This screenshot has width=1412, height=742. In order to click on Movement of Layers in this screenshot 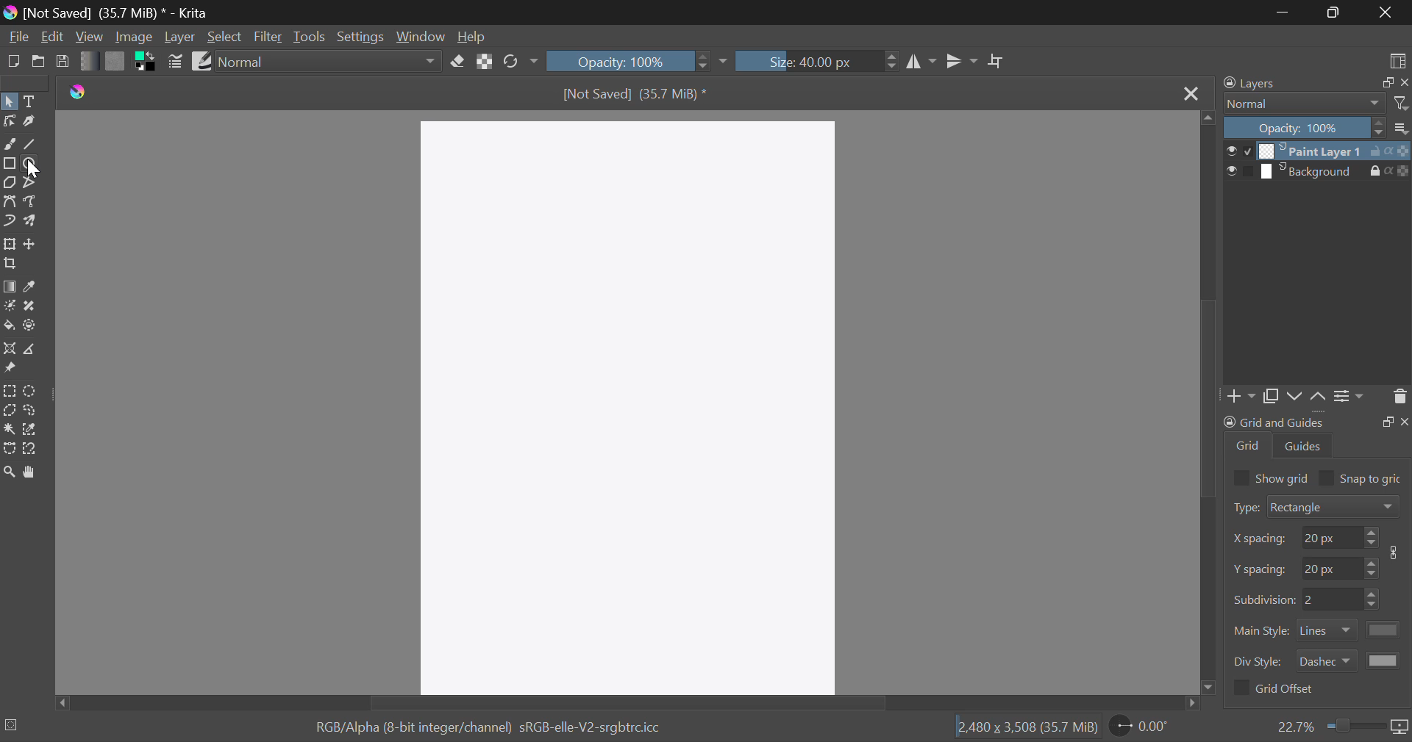, I will do `click(1309, 397)`.